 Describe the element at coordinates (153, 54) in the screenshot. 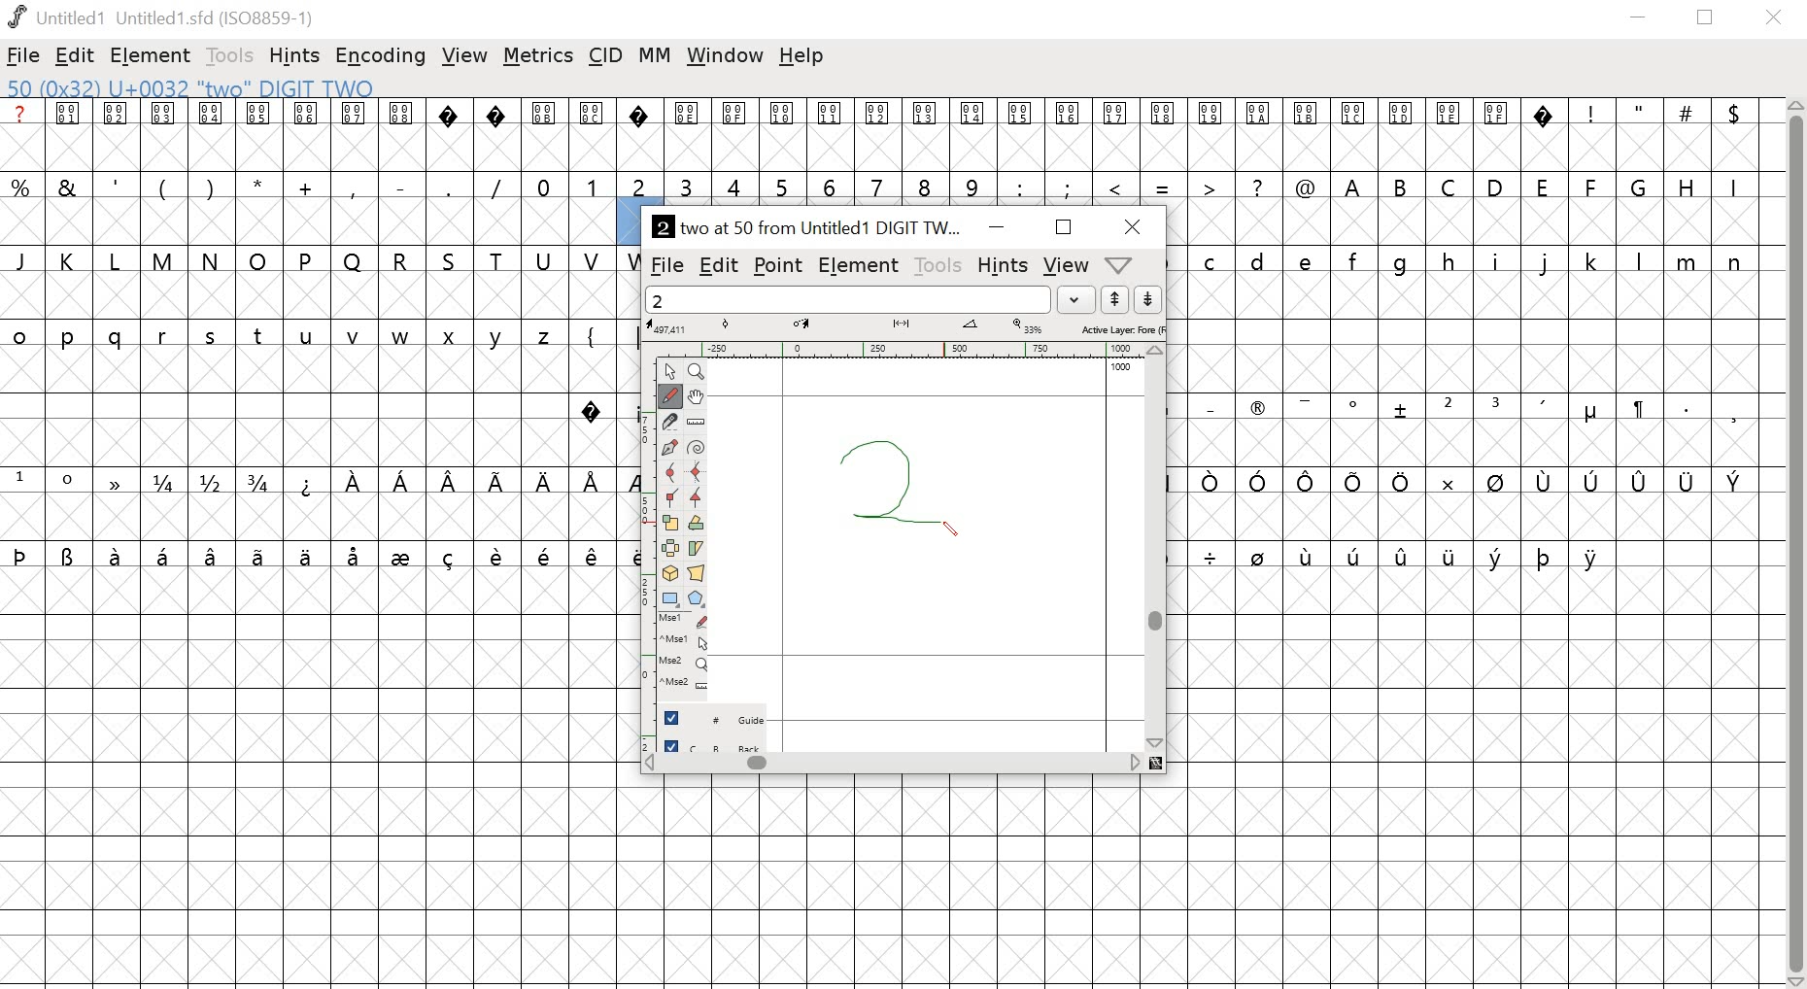

I see `element` at that location.